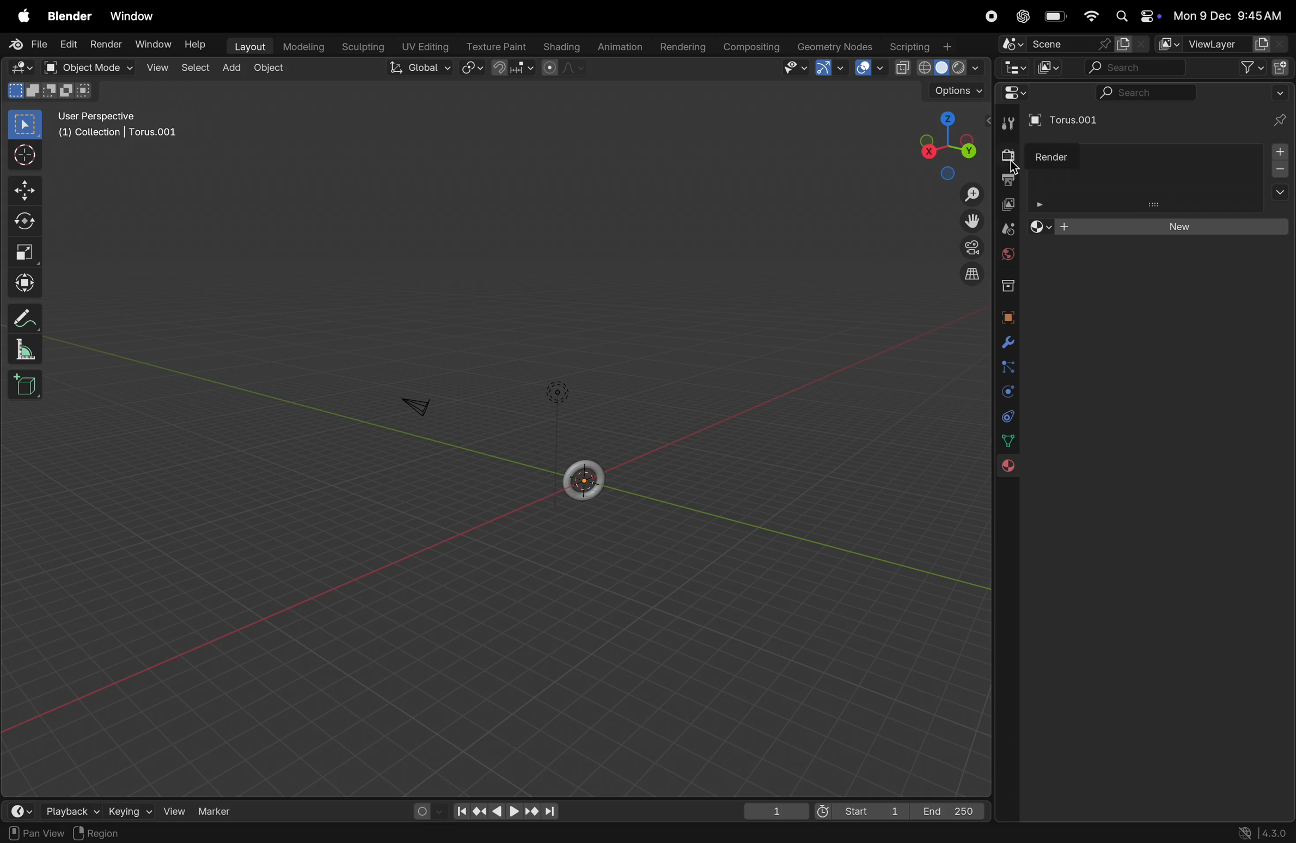 The image size is (1296, 843). What do you see at coordinates (1280, 95) in the screenshot?
I see `drpp down` at bounding box center [1280, 95].